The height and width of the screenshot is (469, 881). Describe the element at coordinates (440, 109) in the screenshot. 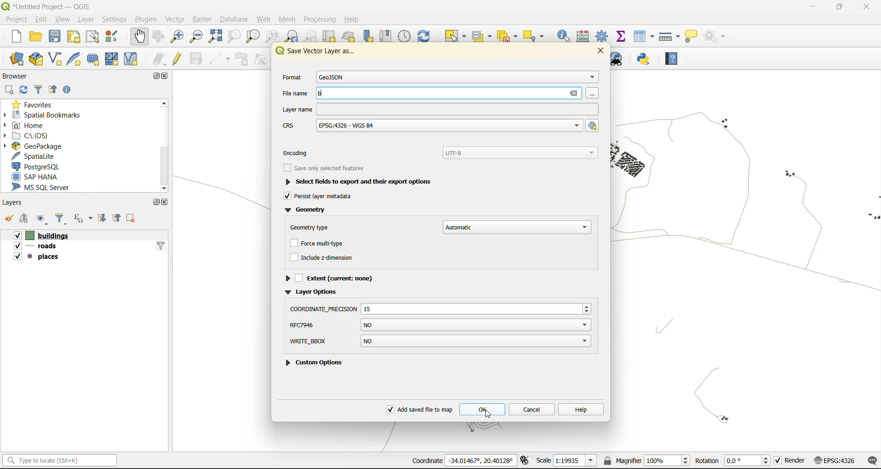

I see `layer name` at that location.